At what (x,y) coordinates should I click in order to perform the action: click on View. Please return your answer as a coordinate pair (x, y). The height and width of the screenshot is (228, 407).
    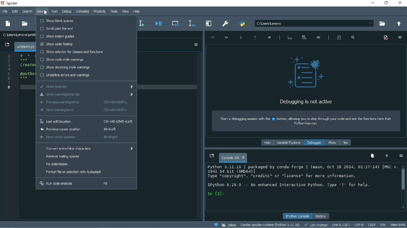
    Looking at the image, I should click on (125, 11).